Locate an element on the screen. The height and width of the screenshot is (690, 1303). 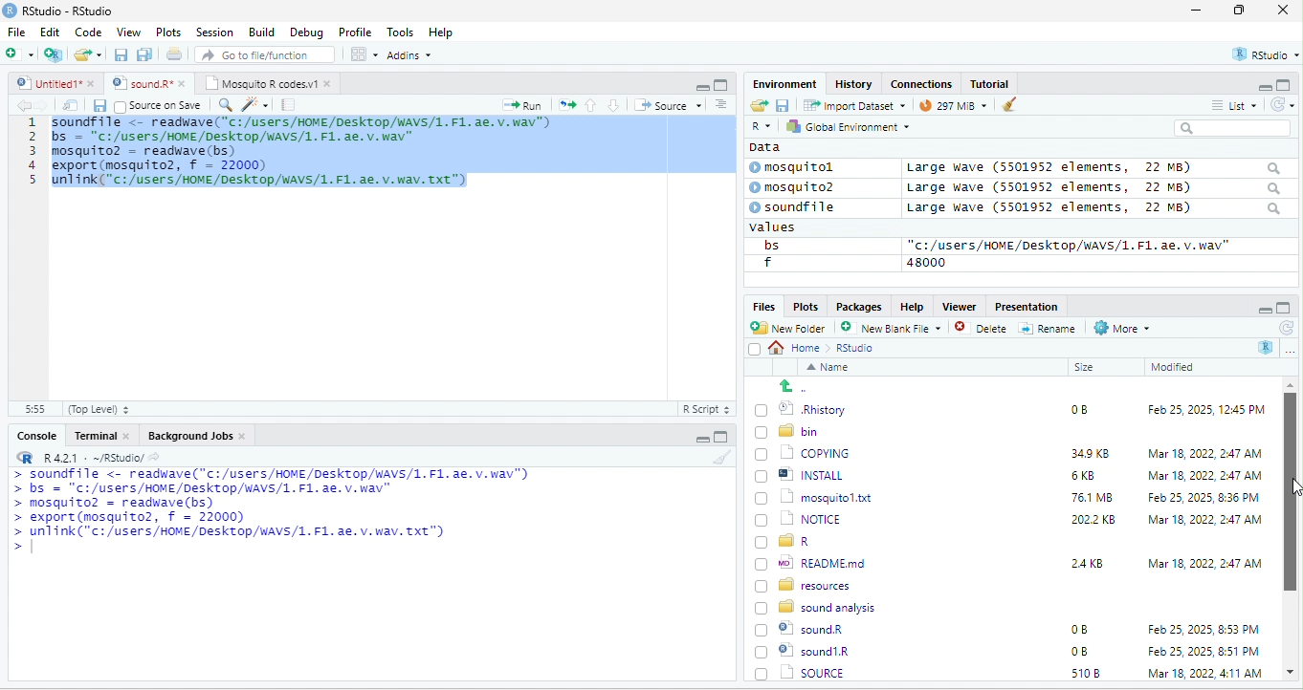
save is located at coordinates (122, 55).